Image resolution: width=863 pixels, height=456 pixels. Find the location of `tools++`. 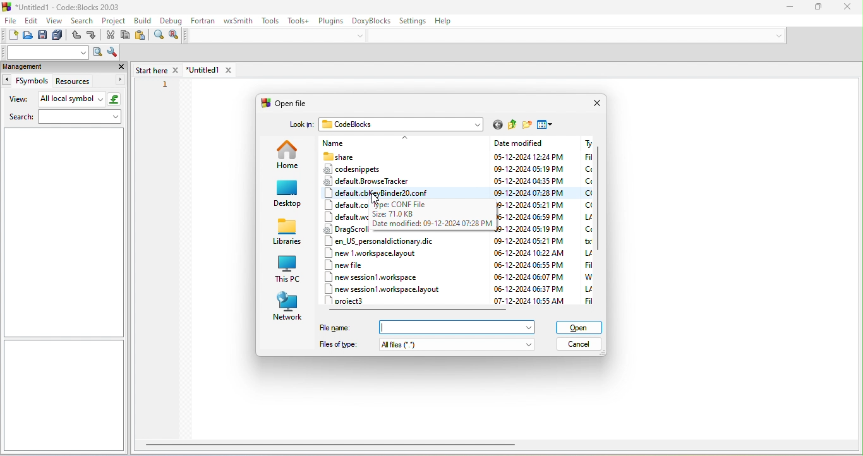

tools++ is located at coordinates (301, 20).